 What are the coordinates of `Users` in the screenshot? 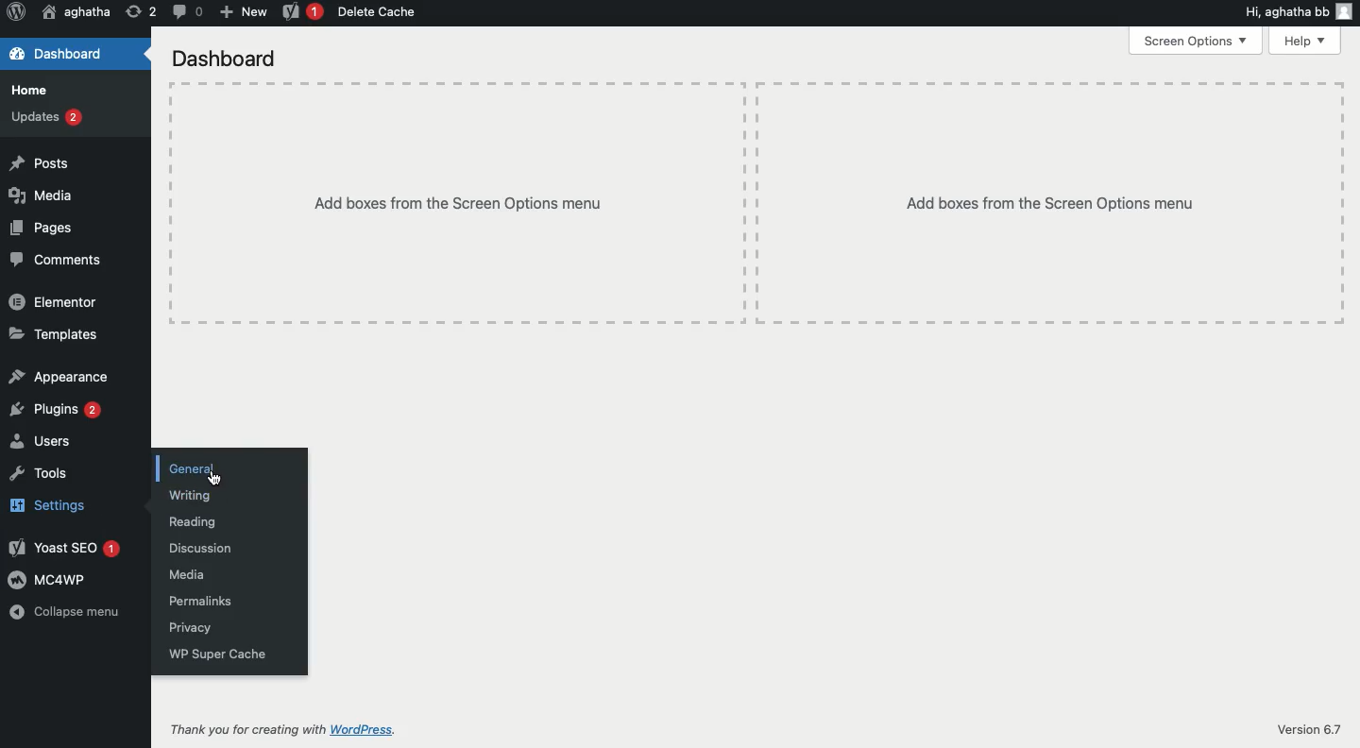 It's located at (42, 441).